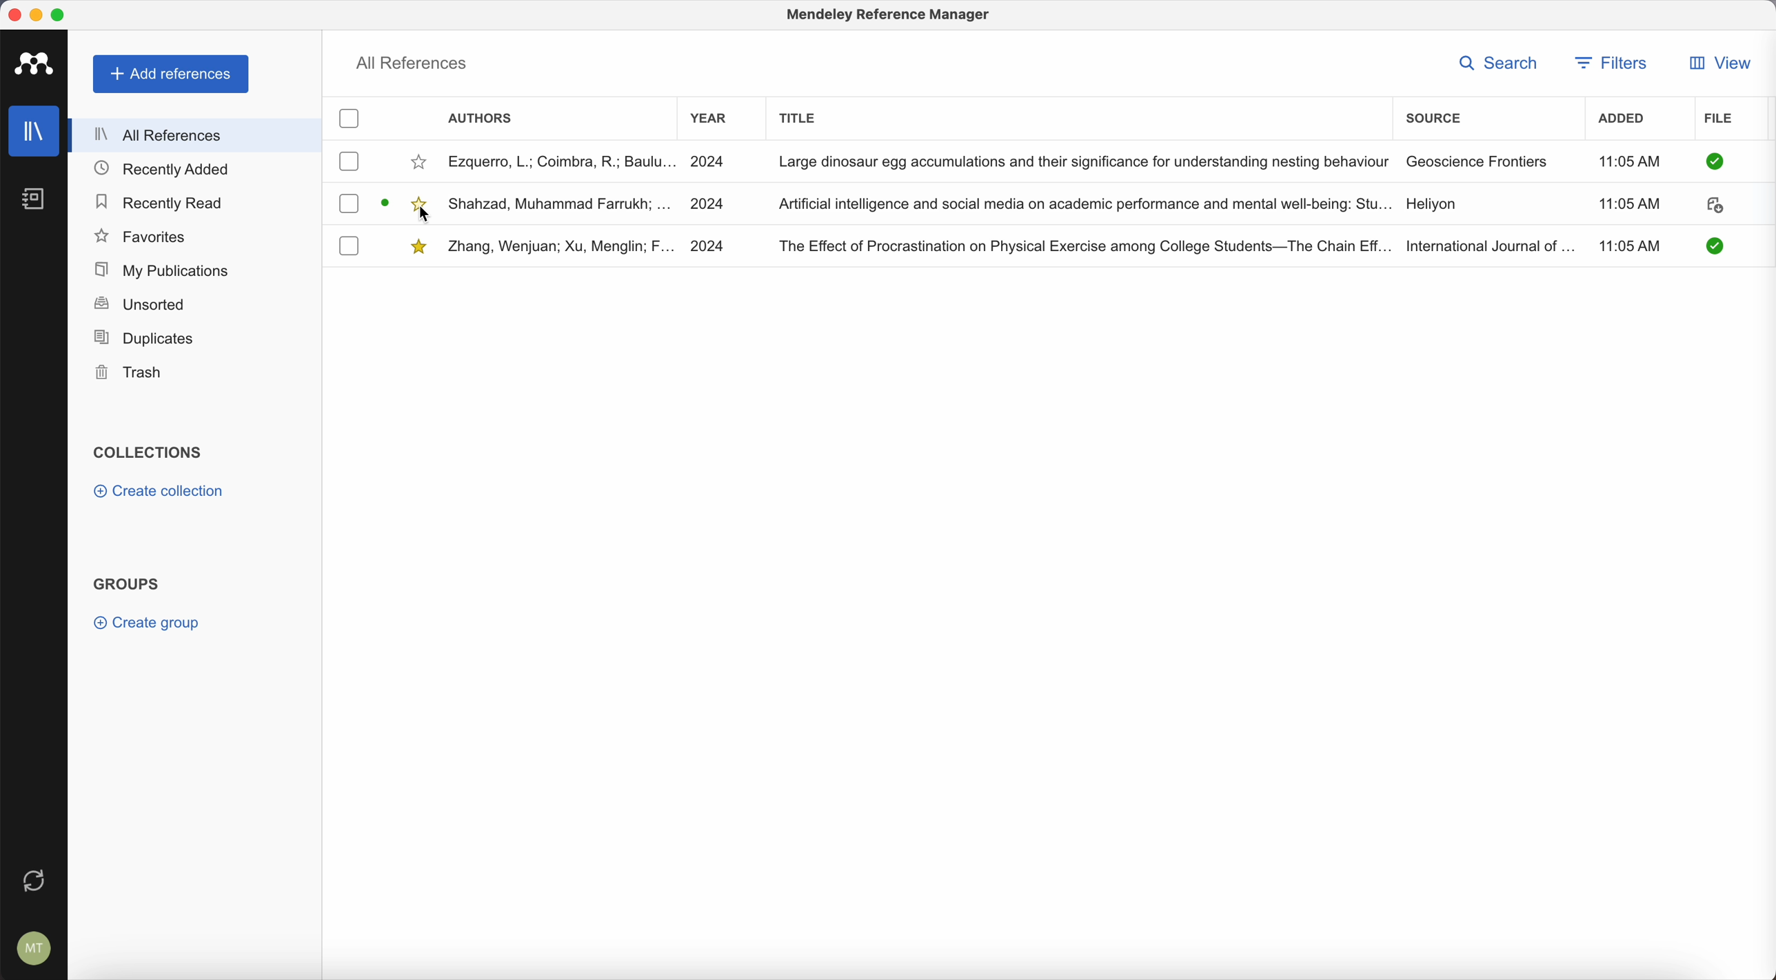 This screenshot has width=1776, height=980. What do you see at coordinates (350, 162) in the screenshot?
I see `checkbox` at bounding box center [350, 162].